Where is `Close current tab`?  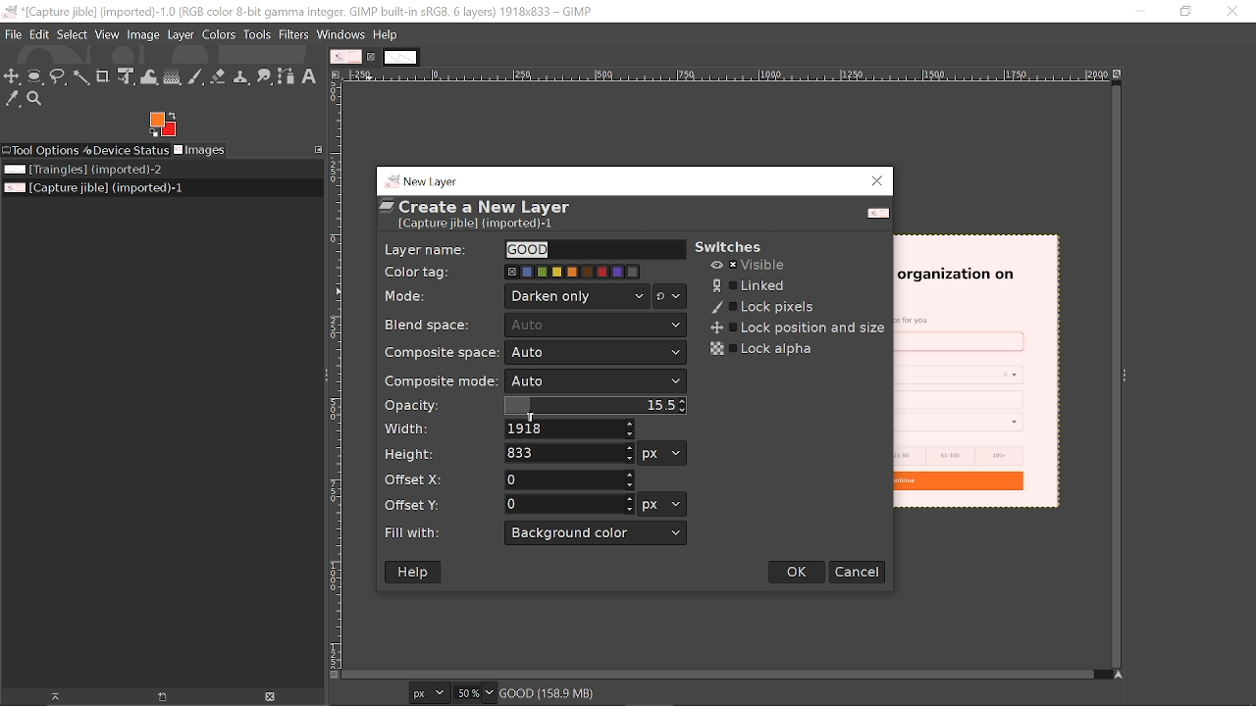 Close current tab is located at coordinates (374, 58).